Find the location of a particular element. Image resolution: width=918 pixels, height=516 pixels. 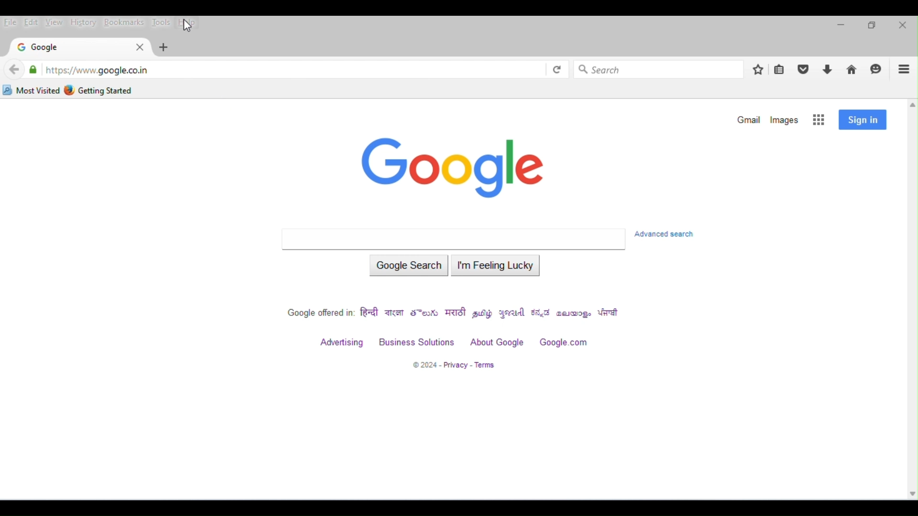

google logo is located at coordinates (457, 169).